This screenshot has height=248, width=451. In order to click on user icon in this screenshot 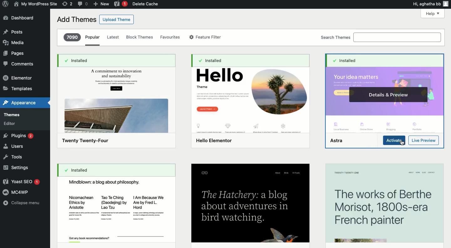, I will do `click(447, 4)`.